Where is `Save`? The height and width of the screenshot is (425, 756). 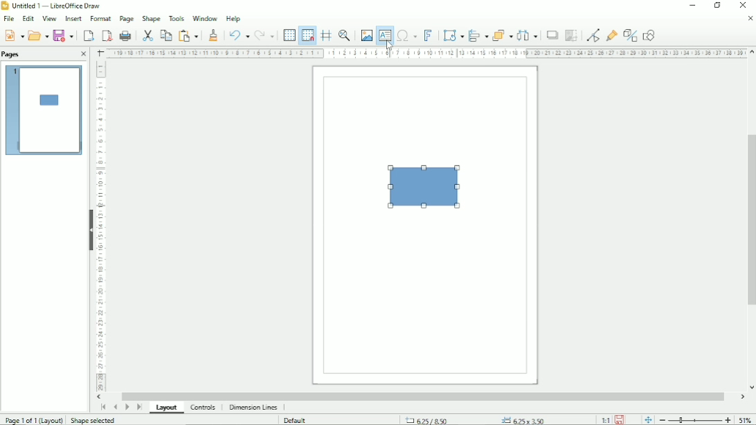
Save is located at coordinates (620, 420).